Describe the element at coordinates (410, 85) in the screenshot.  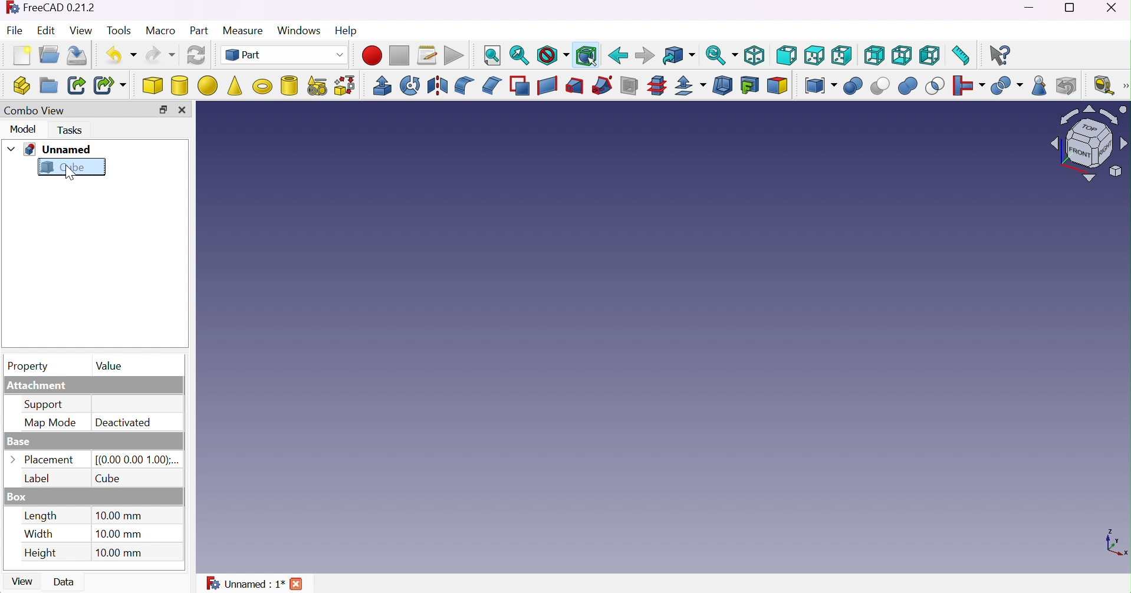
I see `Revolve` at that location.